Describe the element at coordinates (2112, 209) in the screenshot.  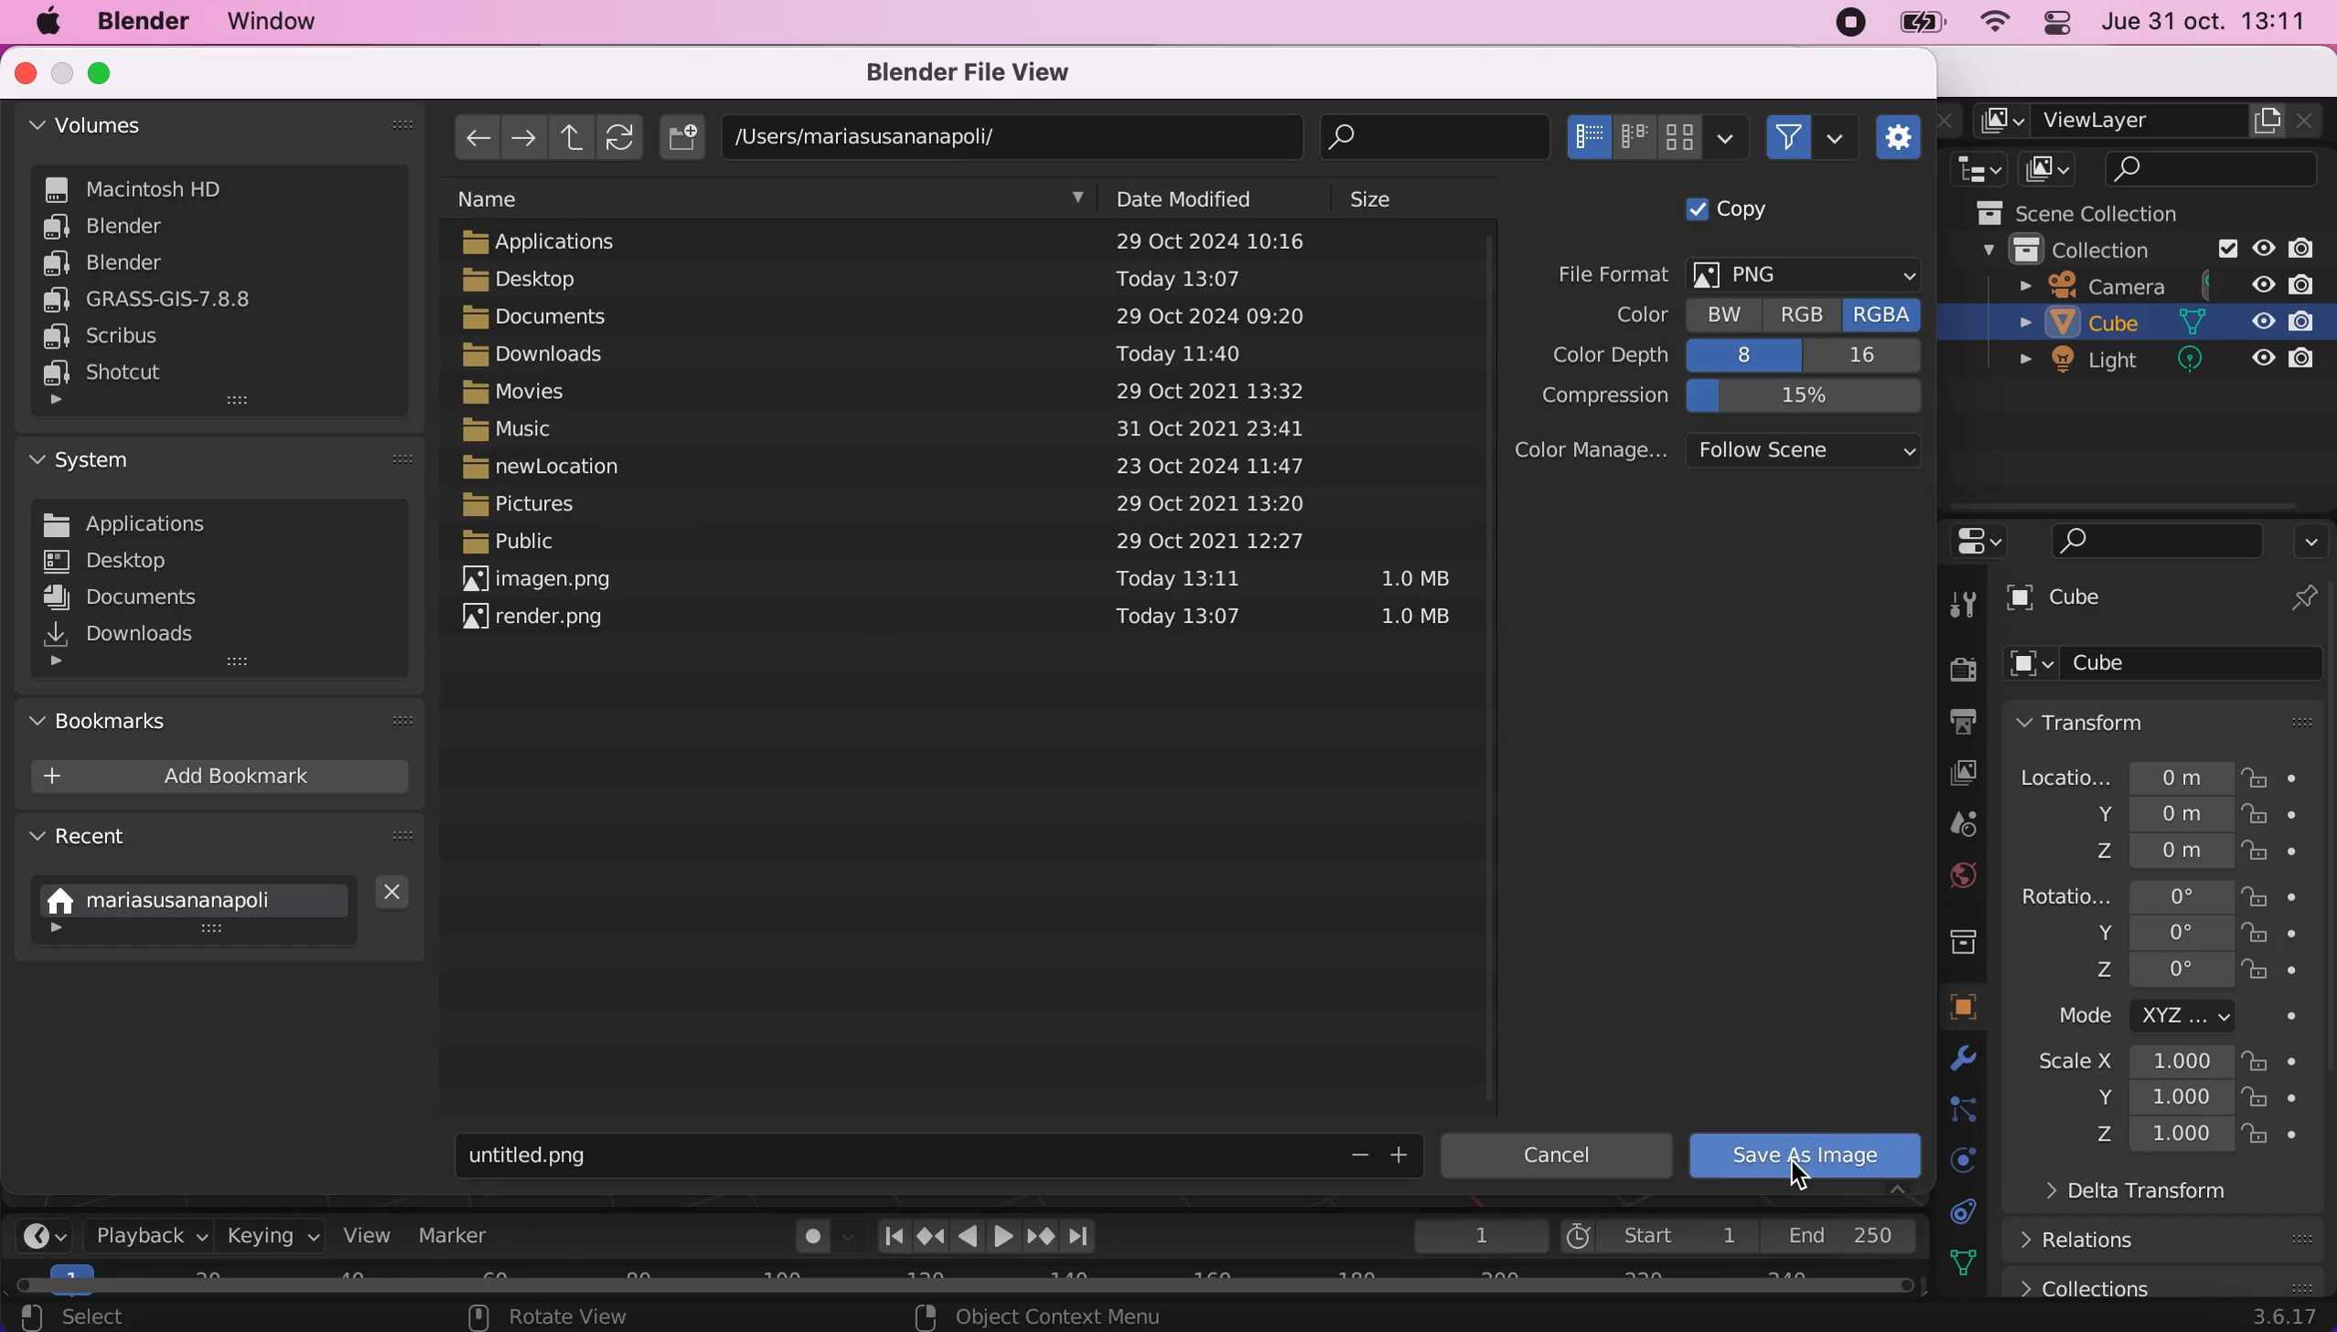
I see `scene collections` at that location.